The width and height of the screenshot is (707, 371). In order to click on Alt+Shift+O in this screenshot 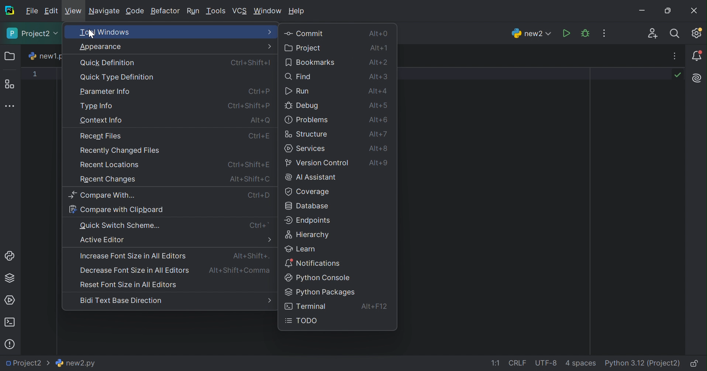, I will do `click(248, 180)`.